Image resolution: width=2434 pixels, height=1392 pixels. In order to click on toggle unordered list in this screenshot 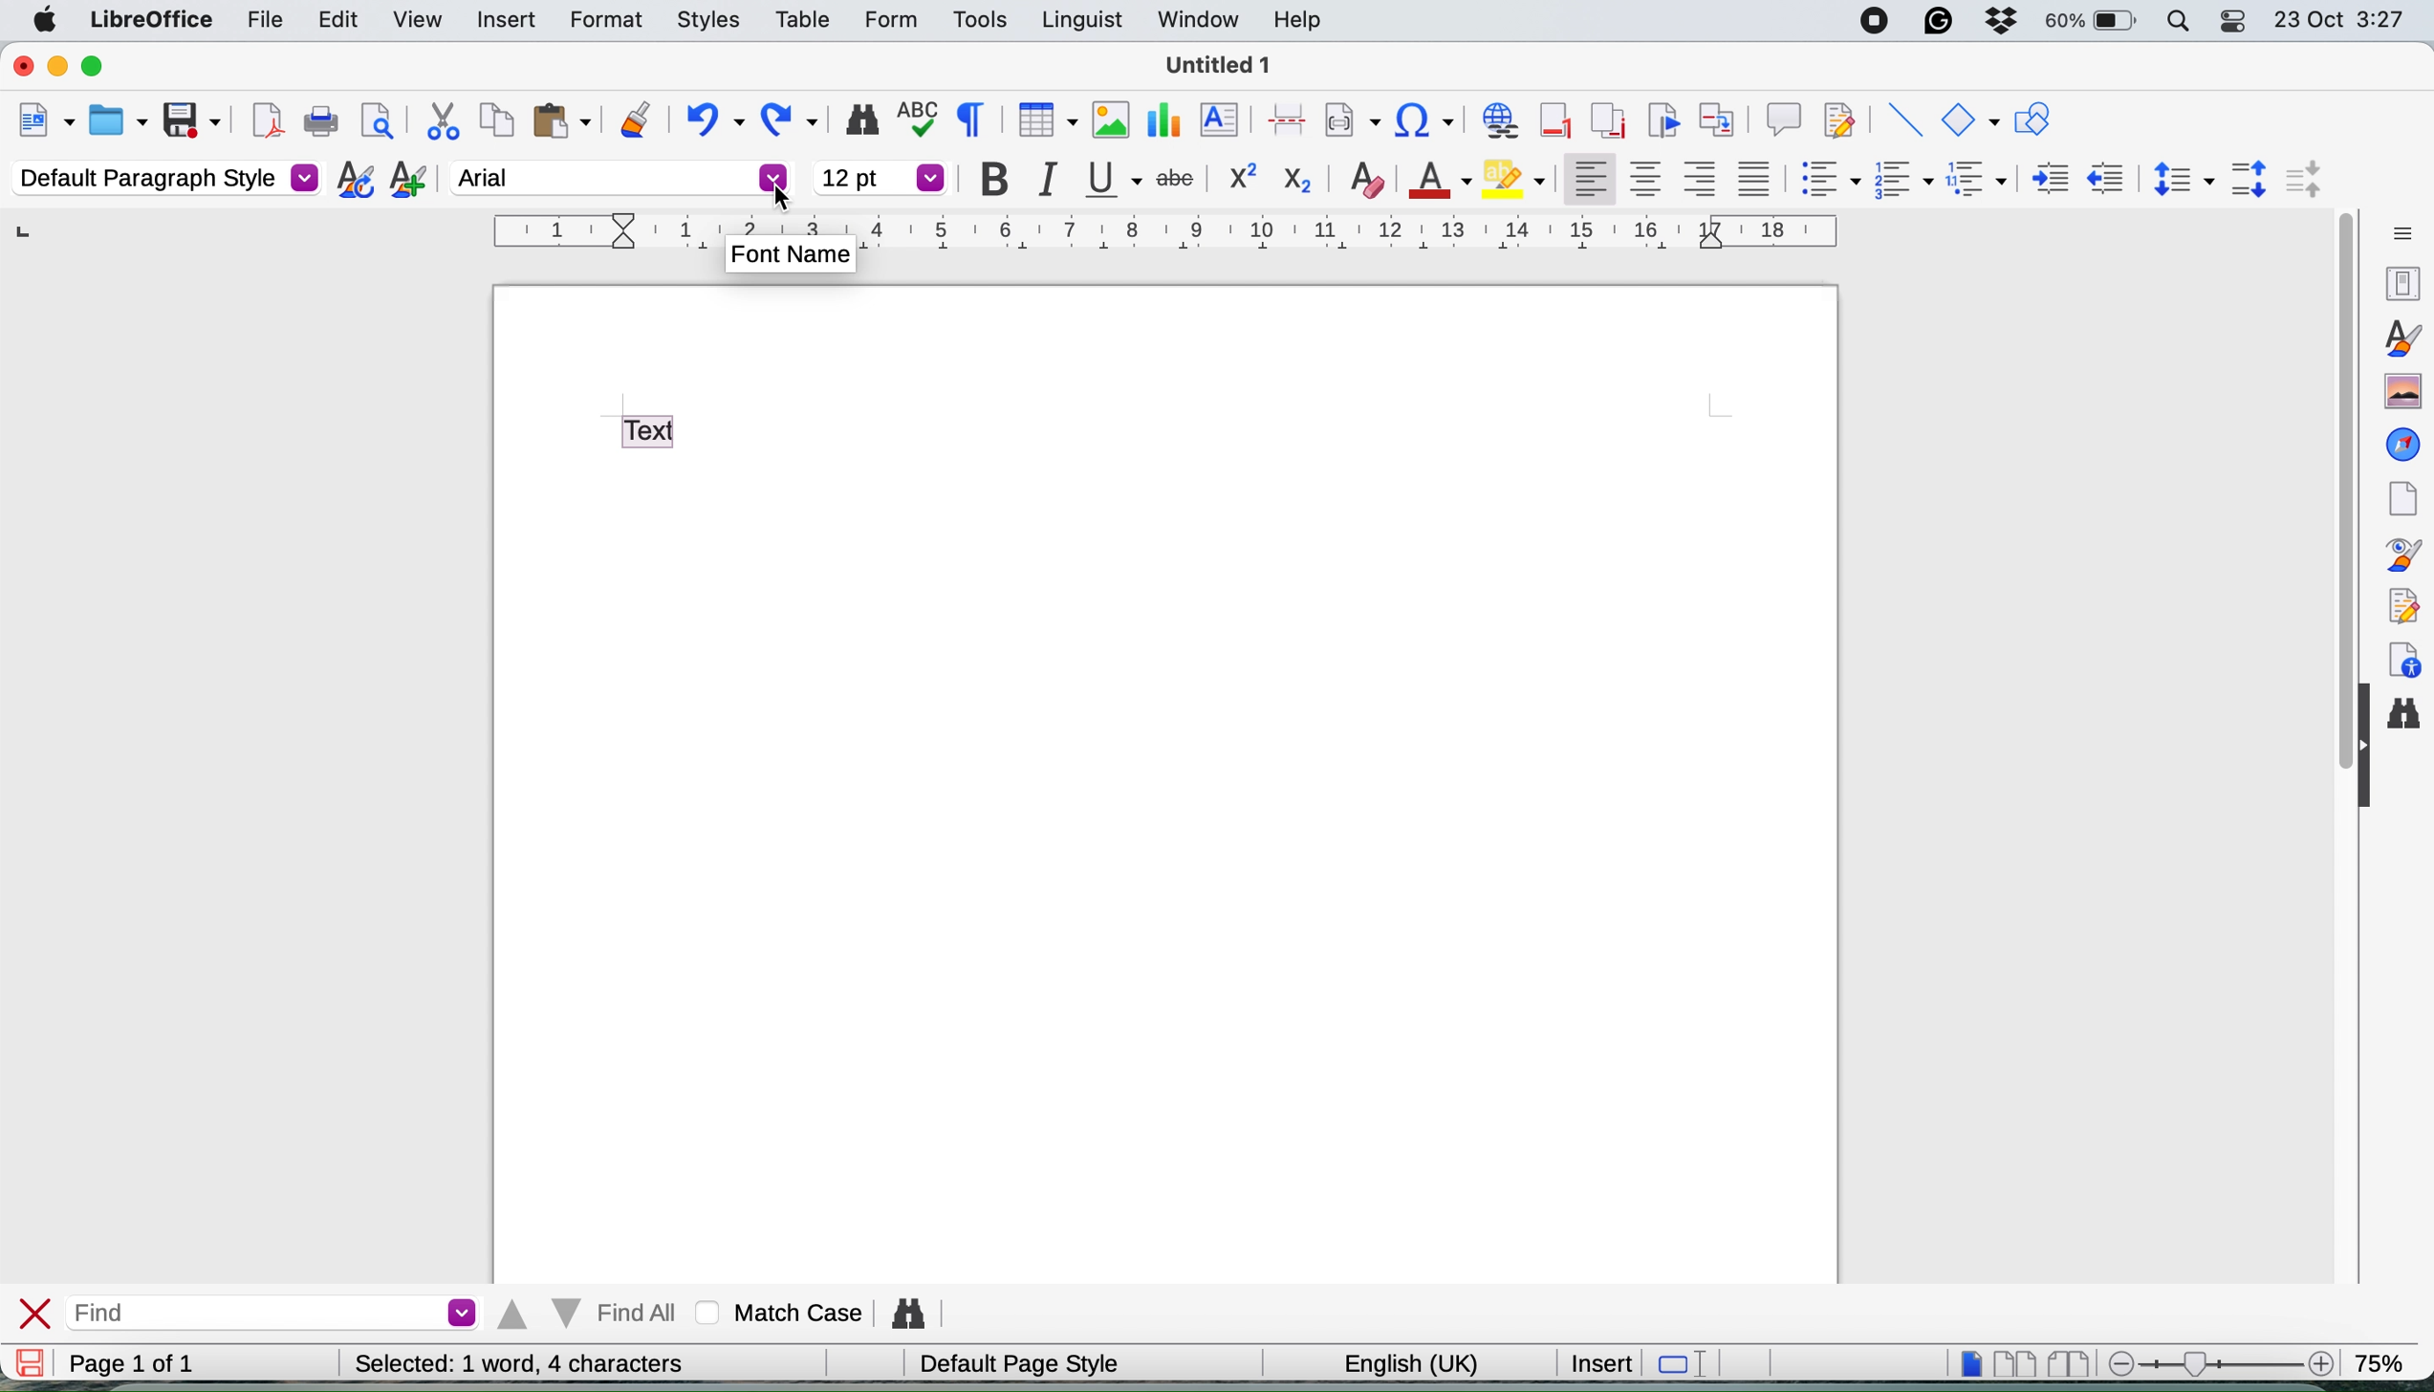, I will do `click(1825, 184)`.